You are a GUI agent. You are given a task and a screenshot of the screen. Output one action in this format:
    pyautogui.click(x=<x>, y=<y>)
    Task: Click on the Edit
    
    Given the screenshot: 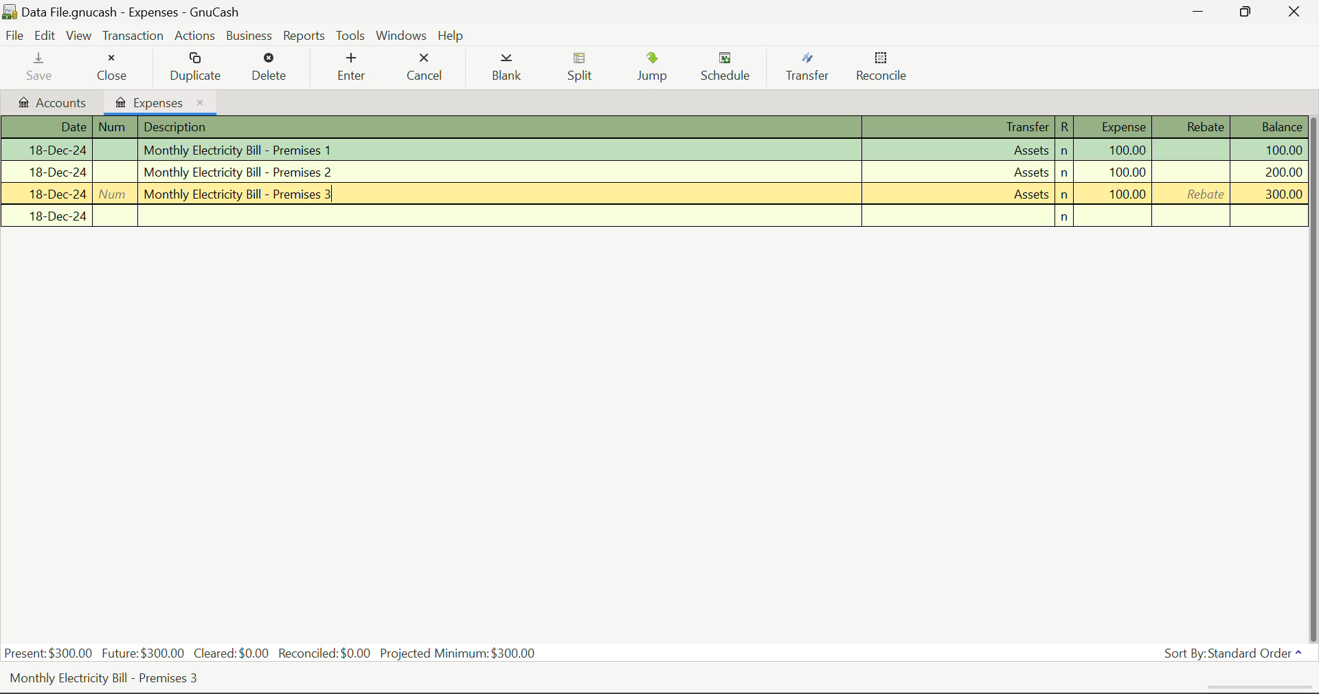 What is the action you would take?
    pyautogui.click(x=47, y=36)
    